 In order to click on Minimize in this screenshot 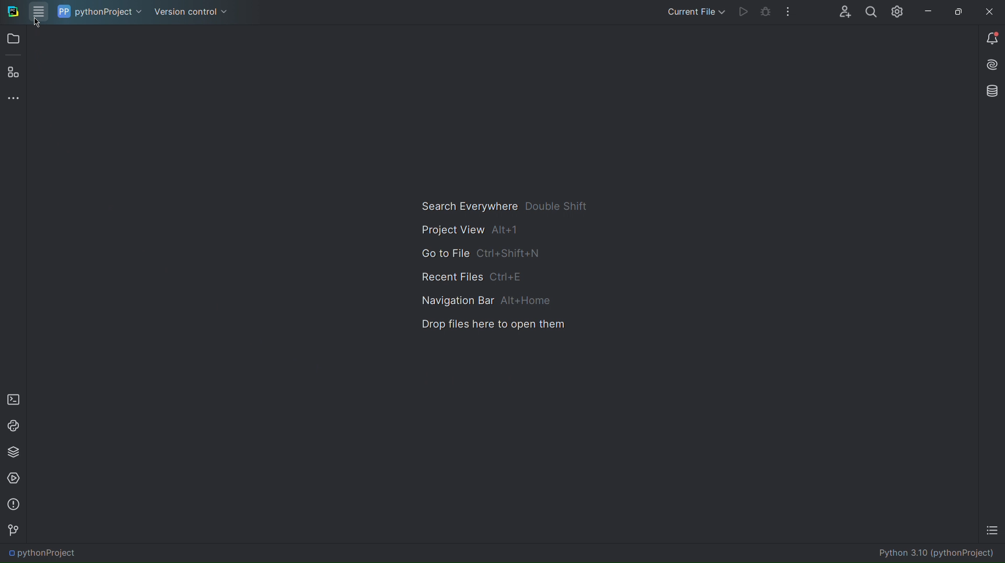, I will do `click(927, 11)`.